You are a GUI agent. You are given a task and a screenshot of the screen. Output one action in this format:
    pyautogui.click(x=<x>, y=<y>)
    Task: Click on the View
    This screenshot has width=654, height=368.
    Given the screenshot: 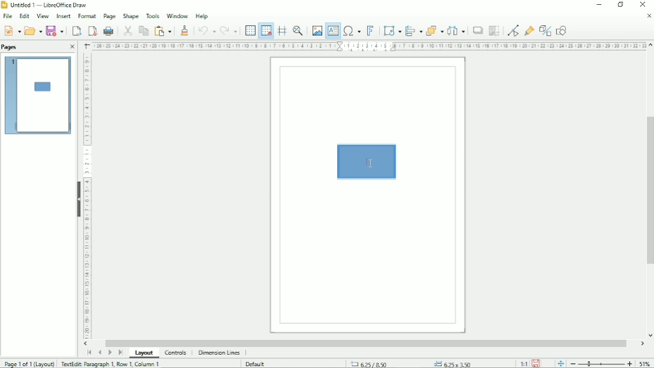 What is the action you would take?
    pyautogui.click(x=42, y=15)
    